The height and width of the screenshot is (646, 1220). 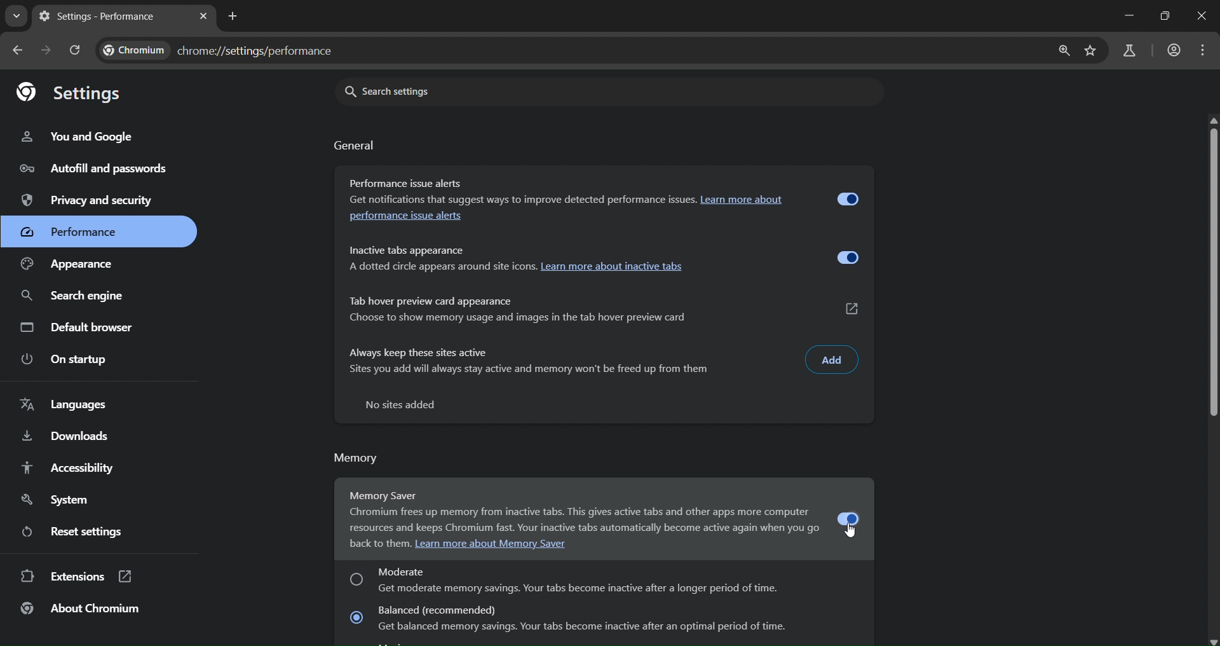 I want to click on close, so click(x=1202, y=16).